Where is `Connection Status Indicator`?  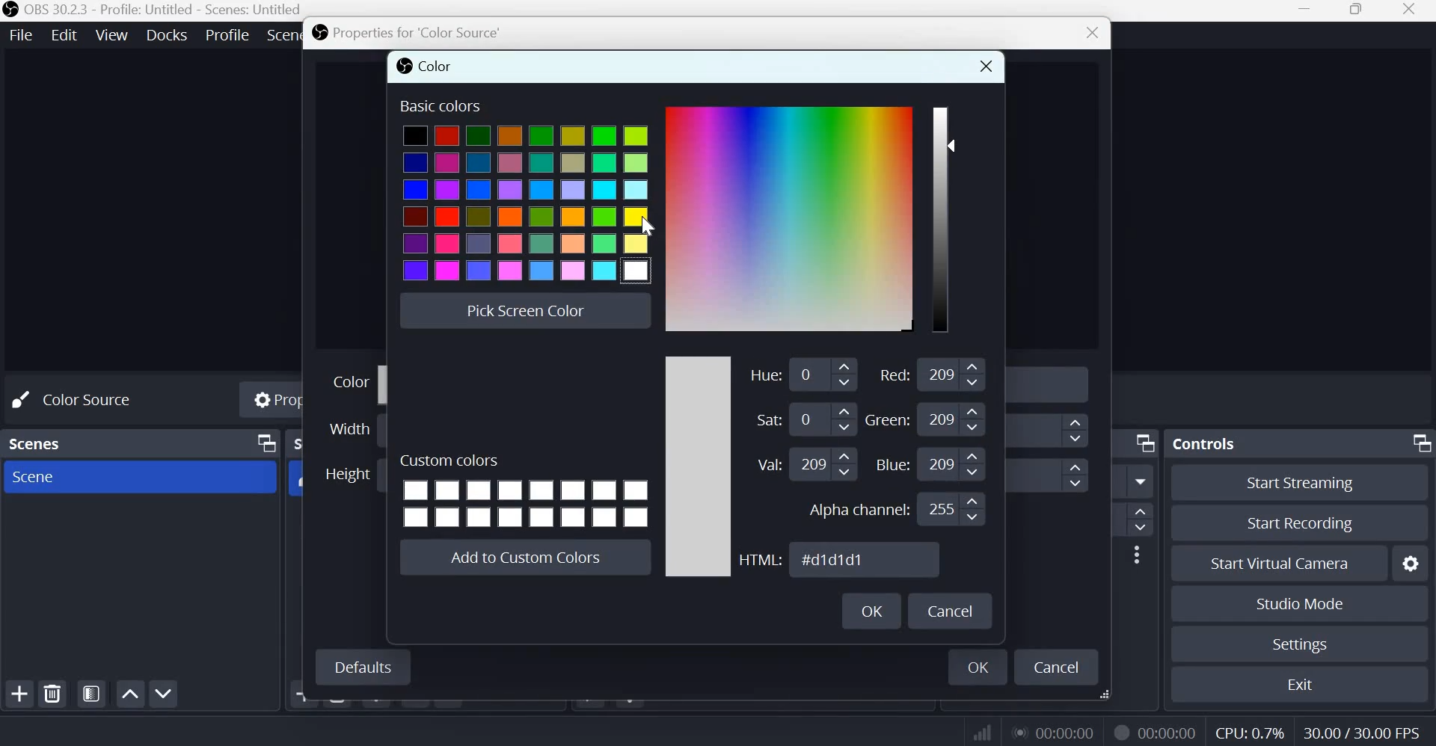 Connection Status Indicator is located at coordinates (980, 733).